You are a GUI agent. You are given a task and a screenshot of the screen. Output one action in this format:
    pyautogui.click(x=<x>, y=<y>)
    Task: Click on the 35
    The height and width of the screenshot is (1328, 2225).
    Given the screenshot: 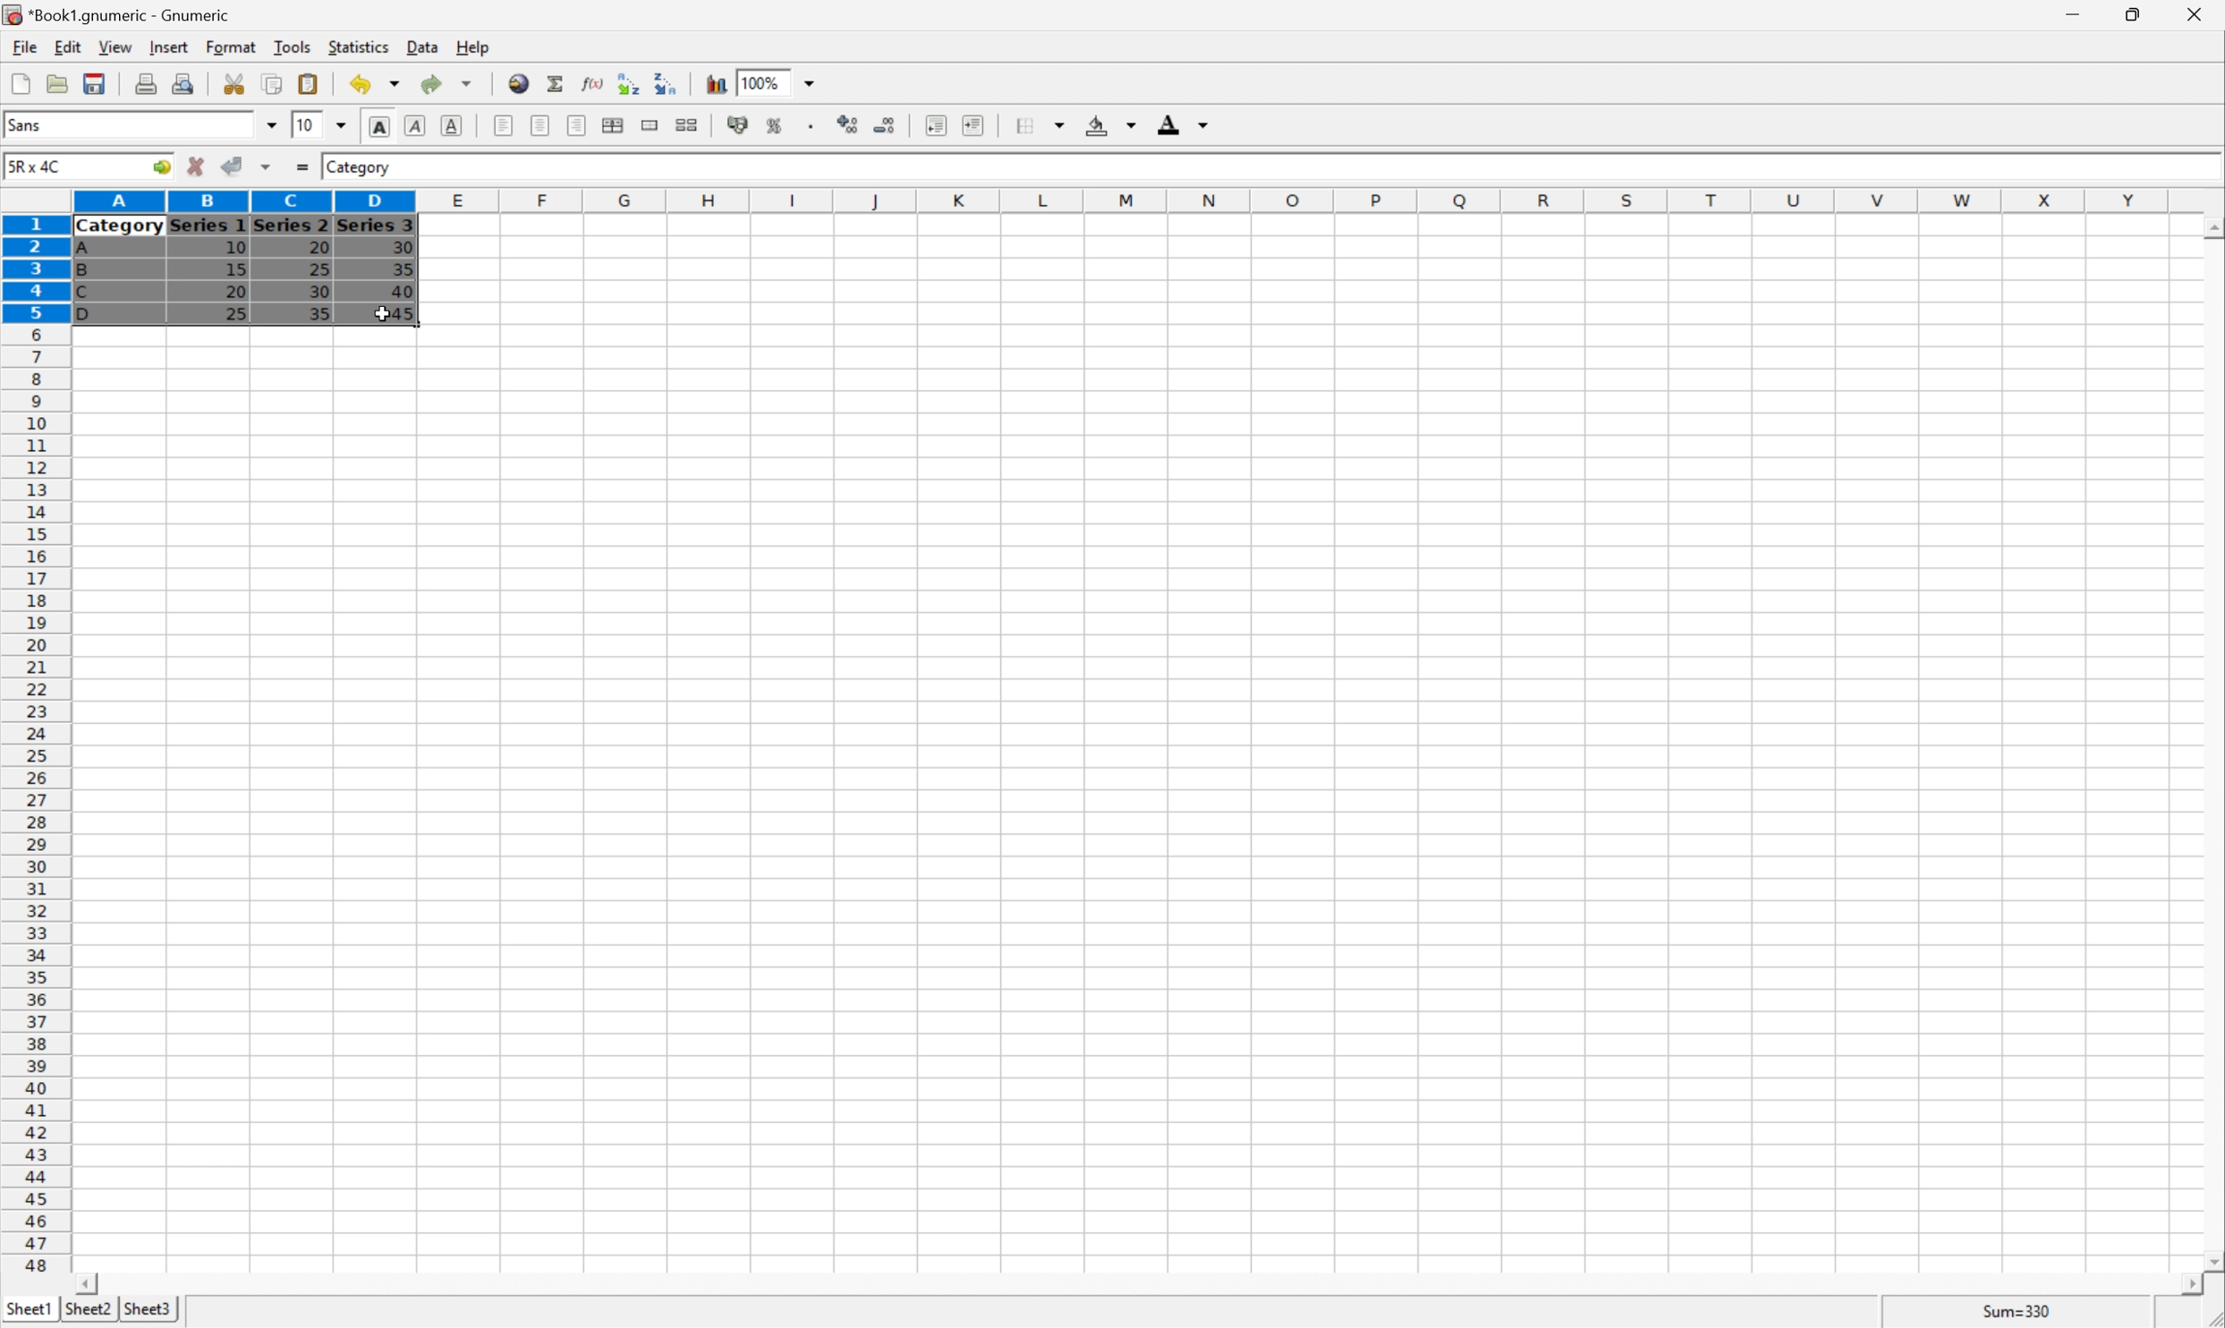 What is the action you would take?
    pyautogui.click(x=318, y=313)
    